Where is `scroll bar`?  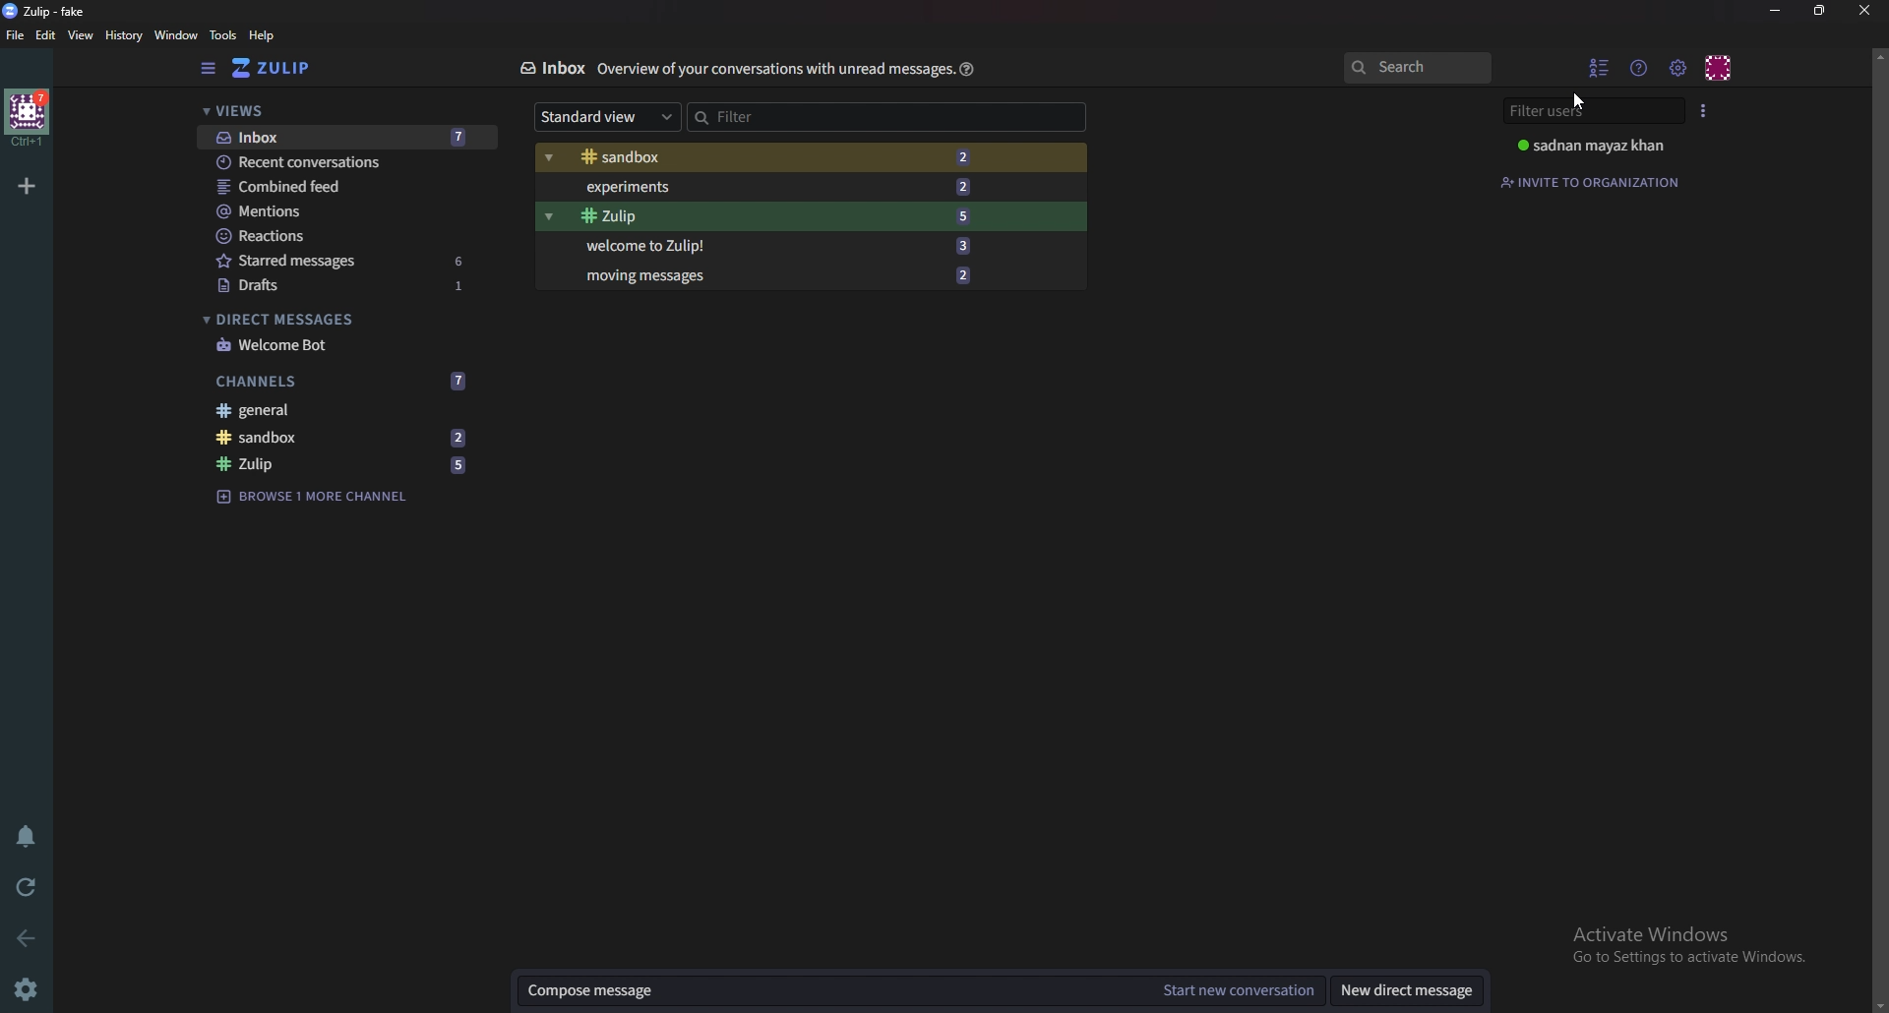 scroll bar is located at coordinates (1878, 528).